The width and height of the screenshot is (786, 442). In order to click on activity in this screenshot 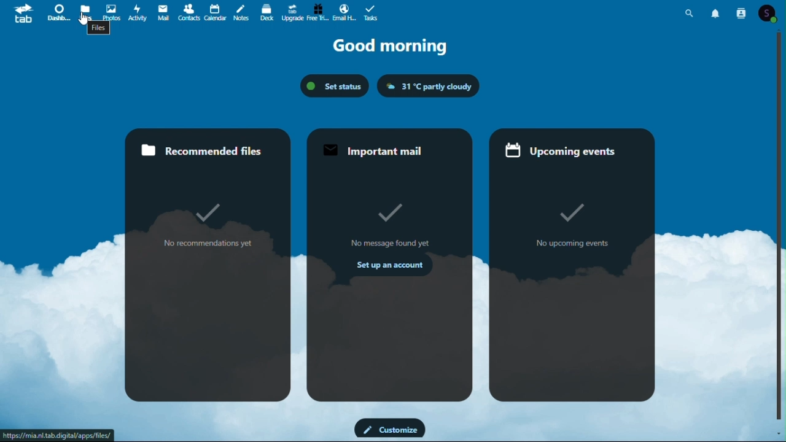, I will do `click(139, 12)`.